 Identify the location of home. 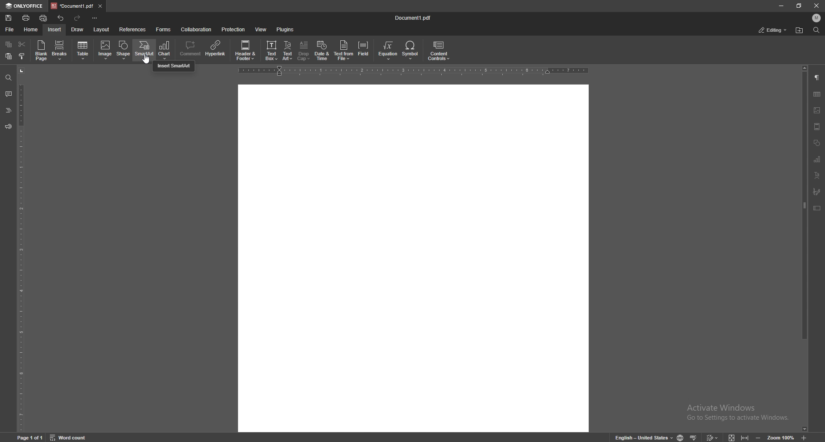
(31, 30).